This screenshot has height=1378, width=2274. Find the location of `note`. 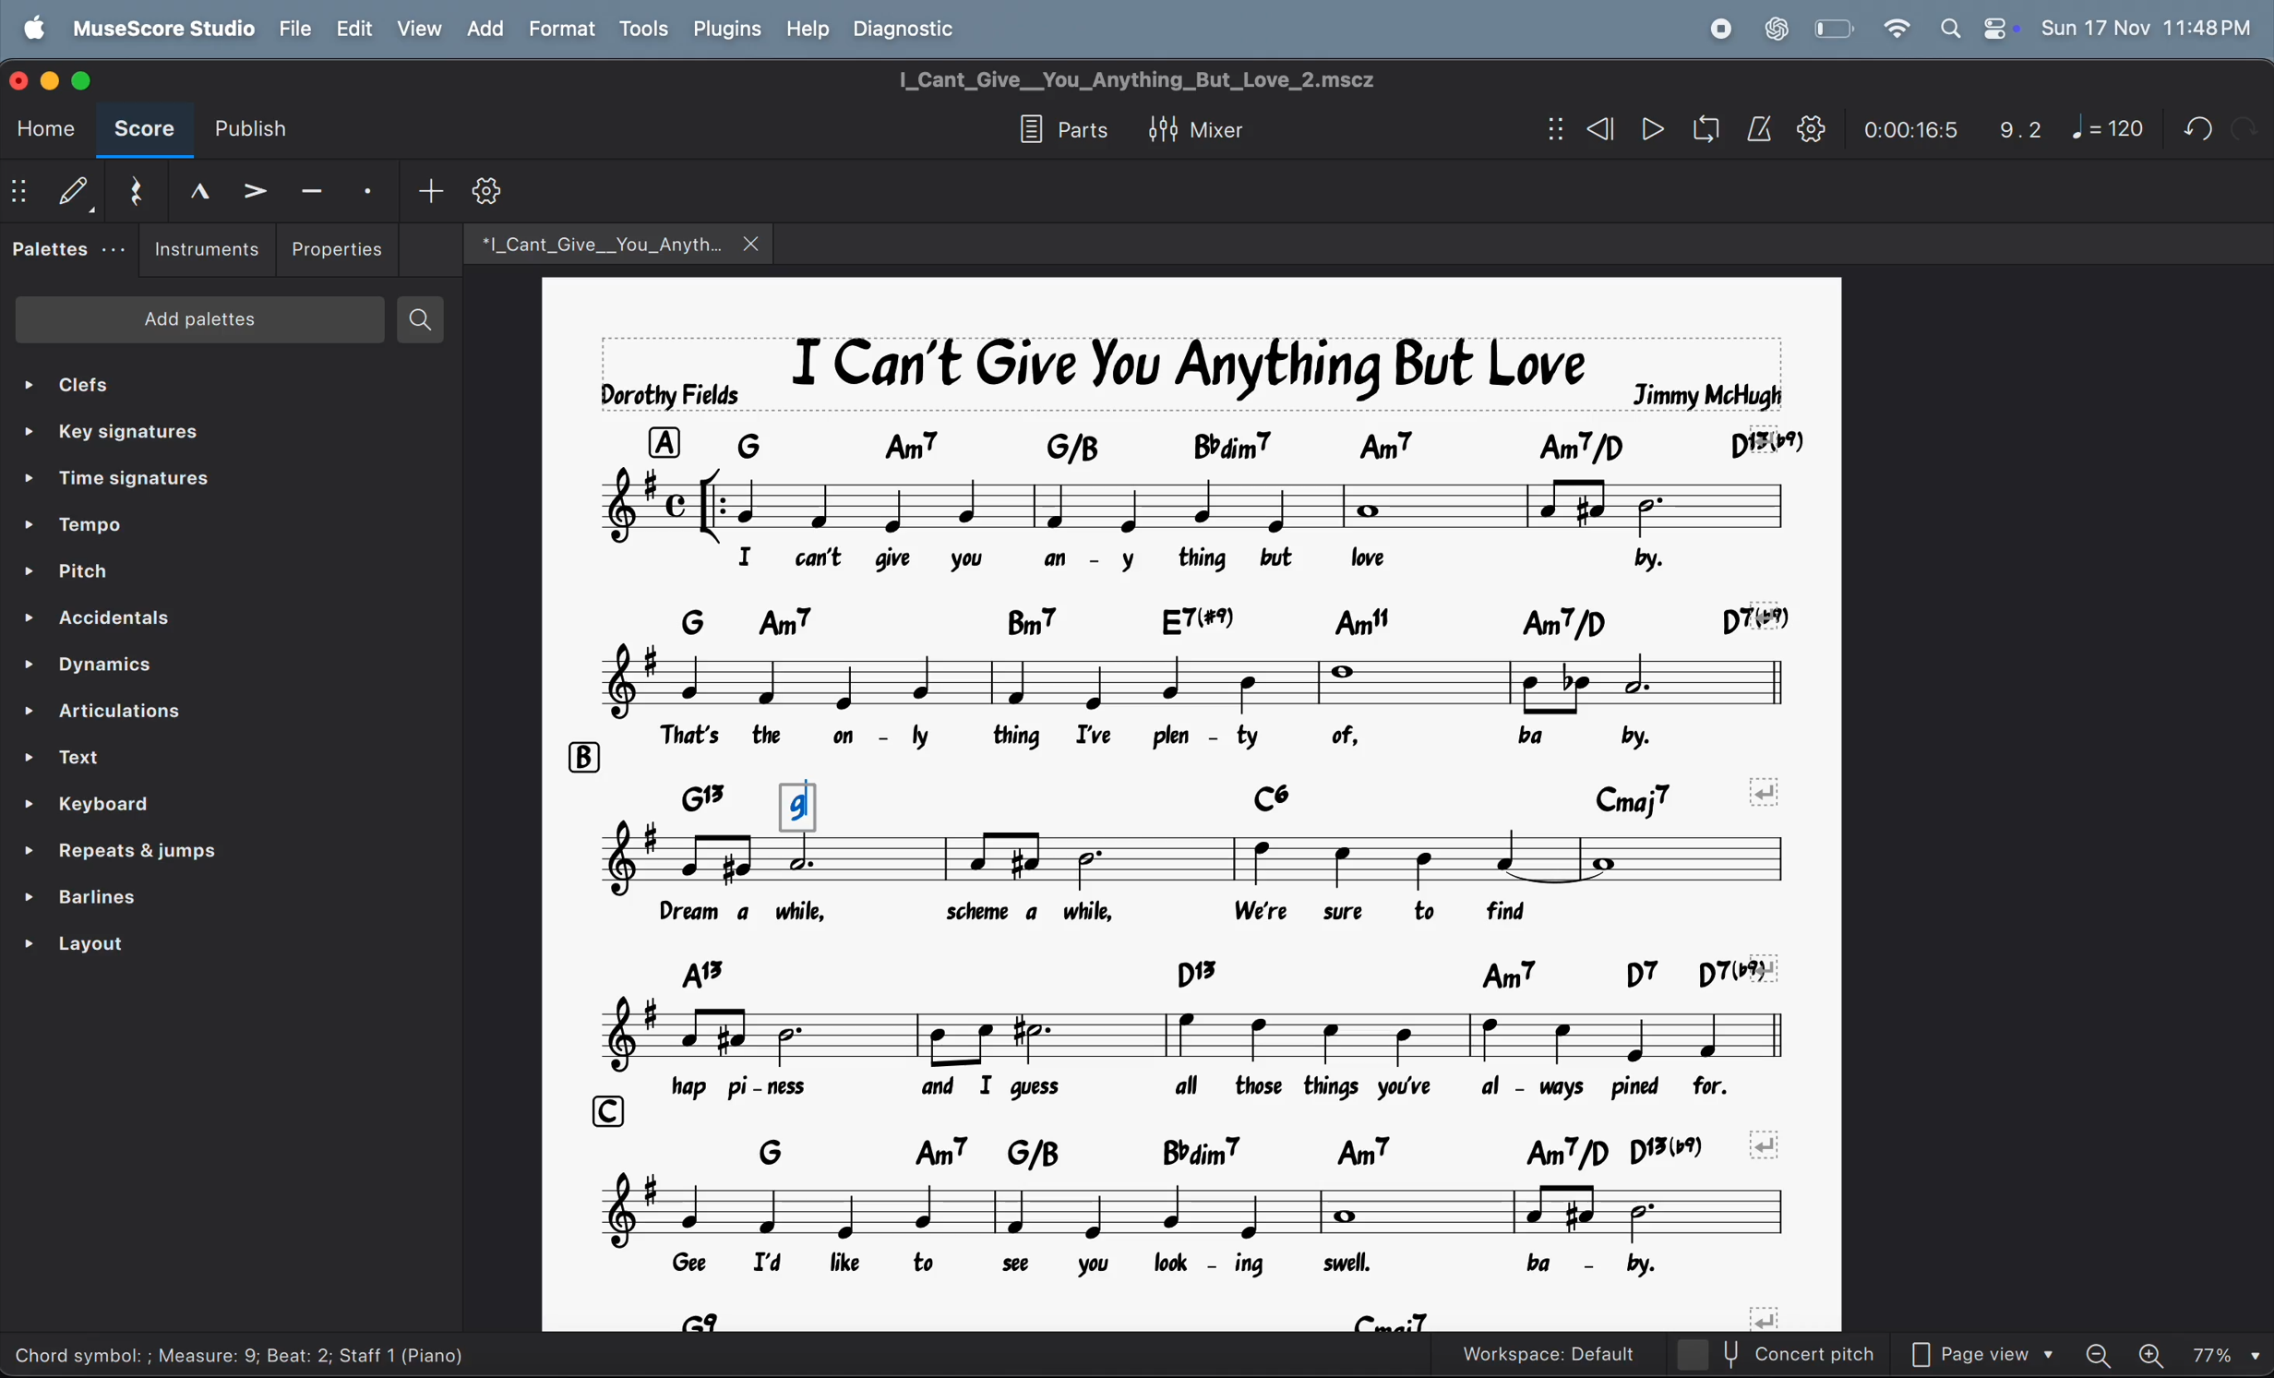

note is located at coordinates (1193, 504).